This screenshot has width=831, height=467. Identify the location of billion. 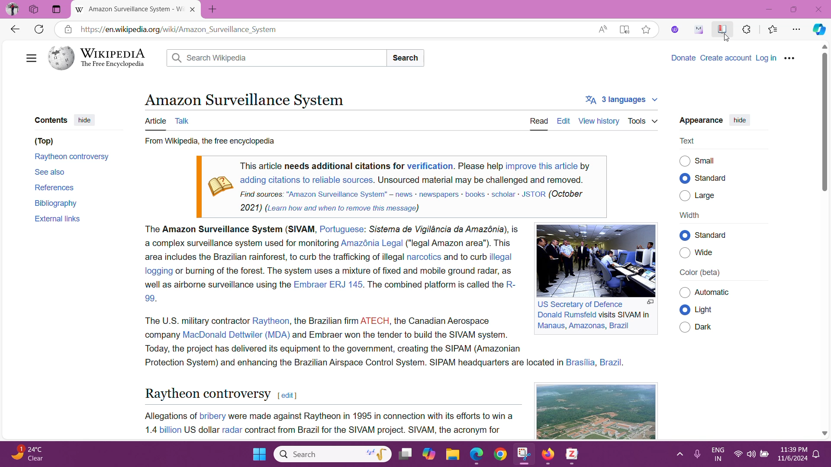
(170, 430).